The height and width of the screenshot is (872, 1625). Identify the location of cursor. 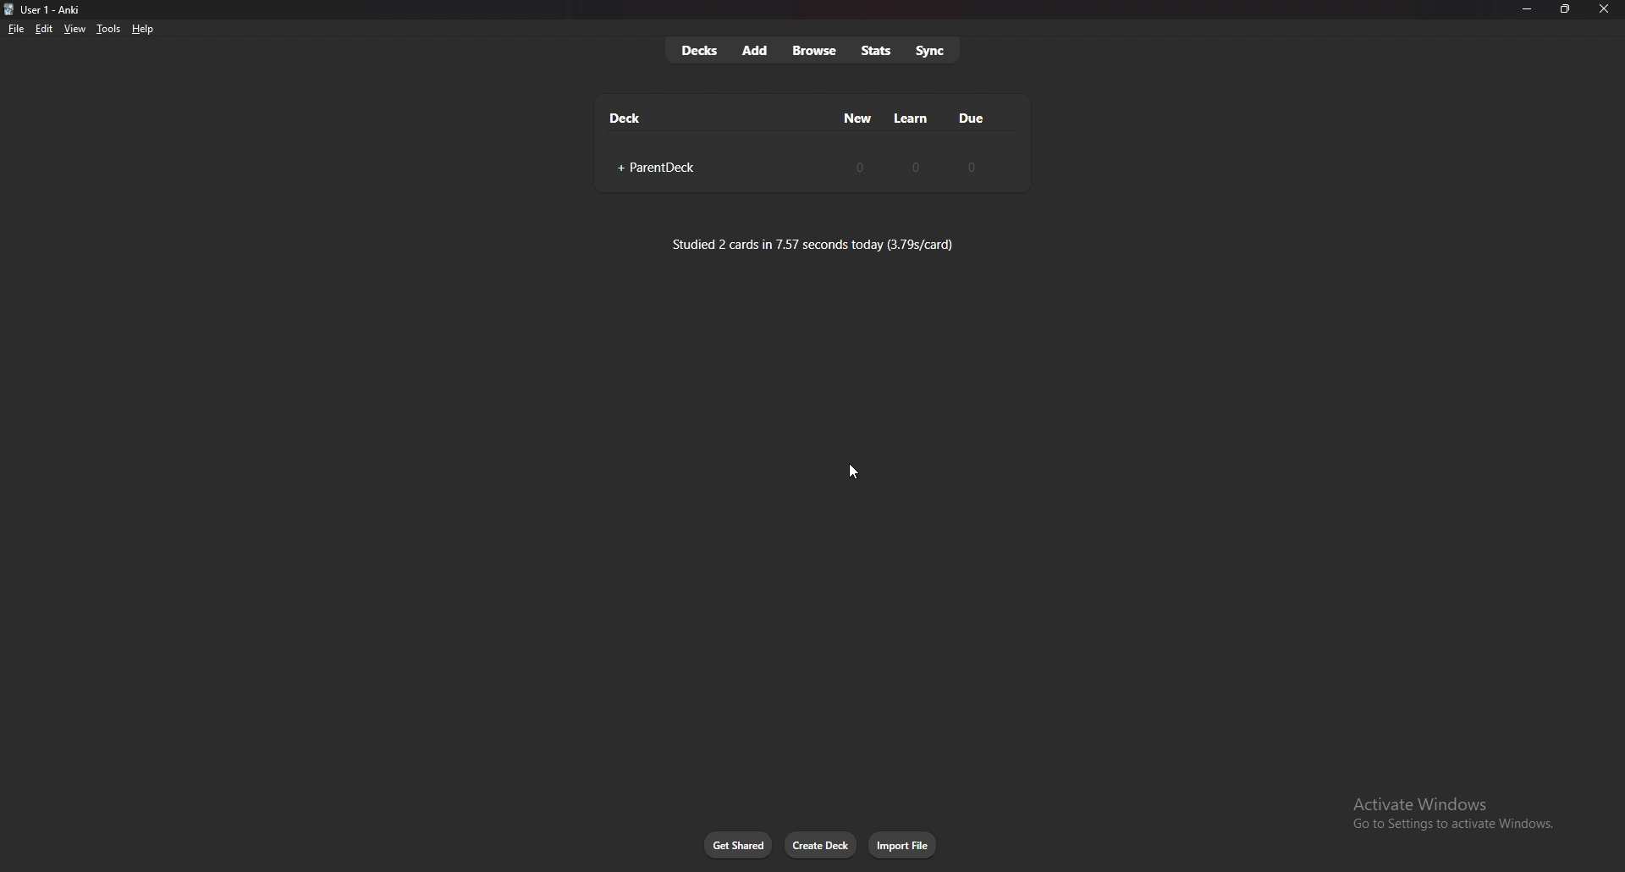
(851, 471).